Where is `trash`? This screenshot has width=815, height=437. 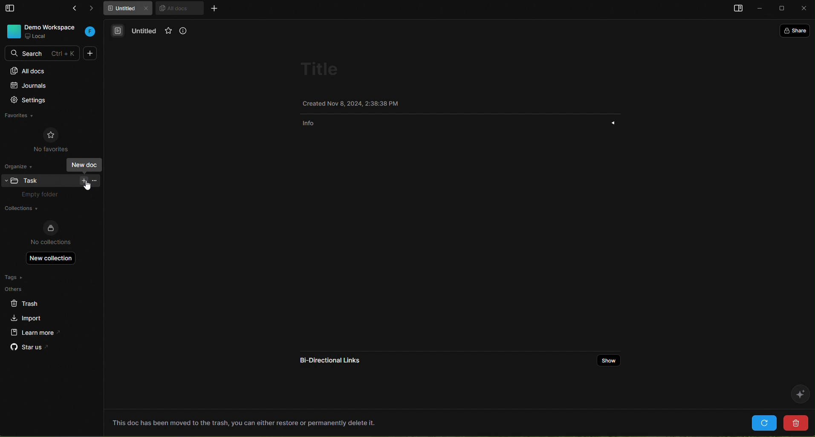 trash is located at coordinates (32, 302).